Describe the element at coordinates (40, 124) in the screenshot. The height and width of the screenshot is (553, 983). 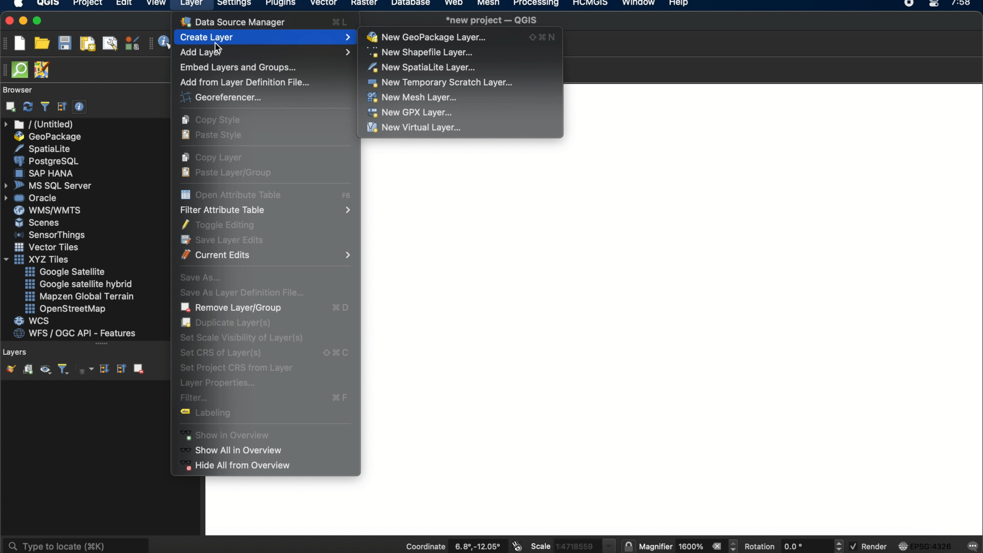
I see `untitled` at that location.